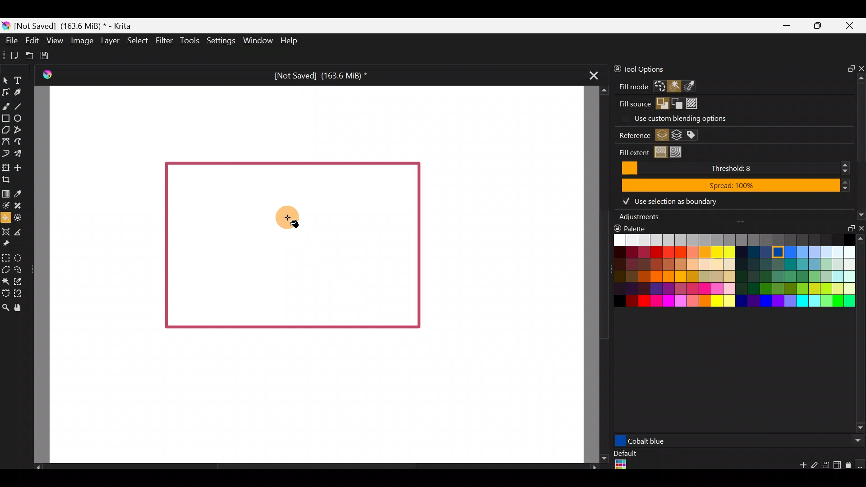 The width and height of the screenshot is (866, 487). I want to click on Reference, so click(631, 136).